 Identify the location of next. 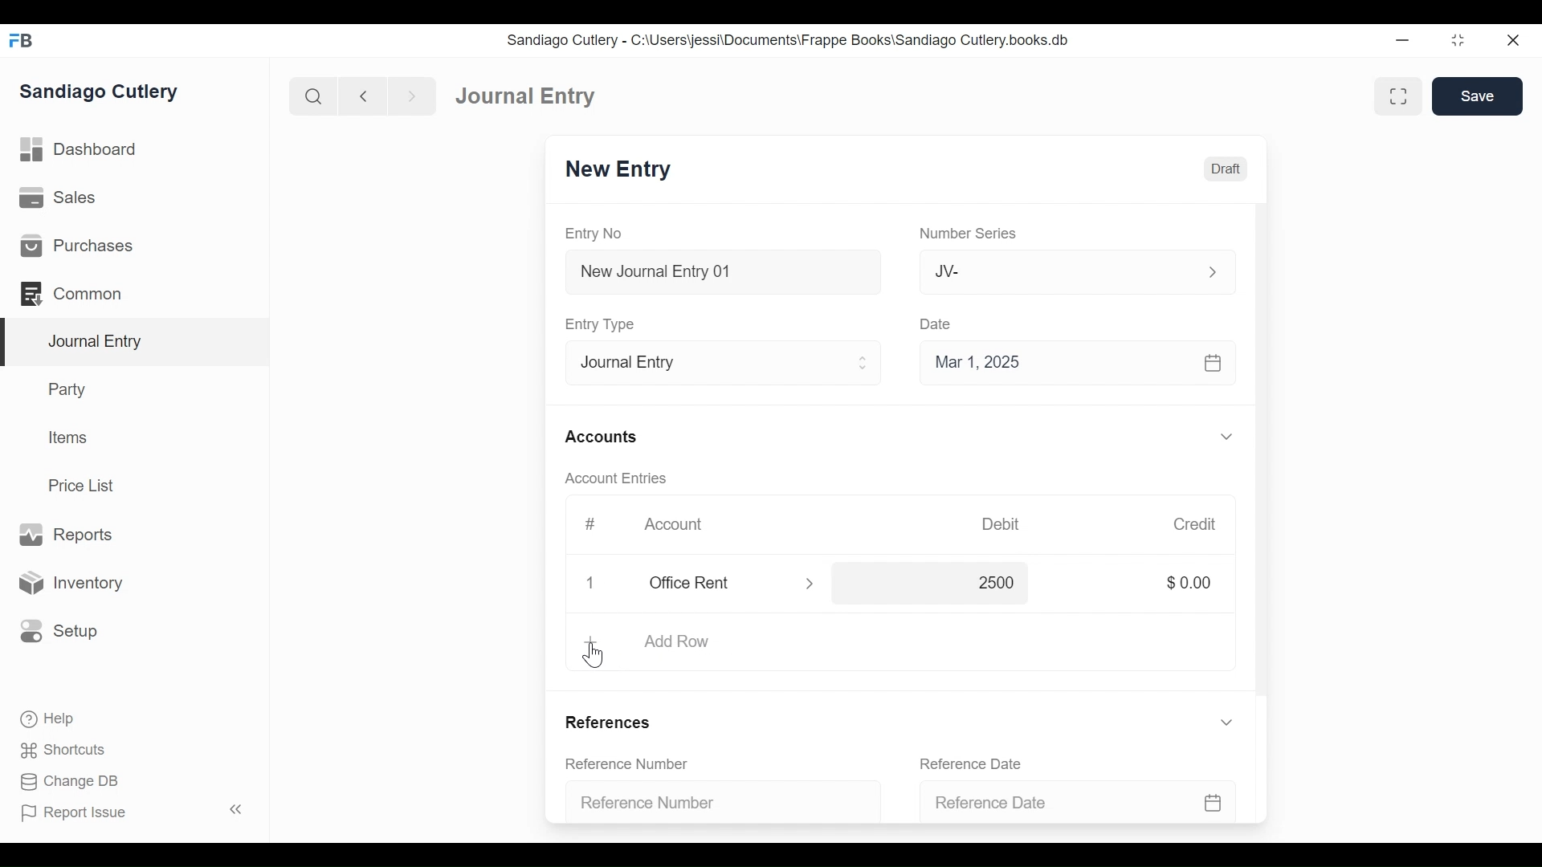
(406, 94).